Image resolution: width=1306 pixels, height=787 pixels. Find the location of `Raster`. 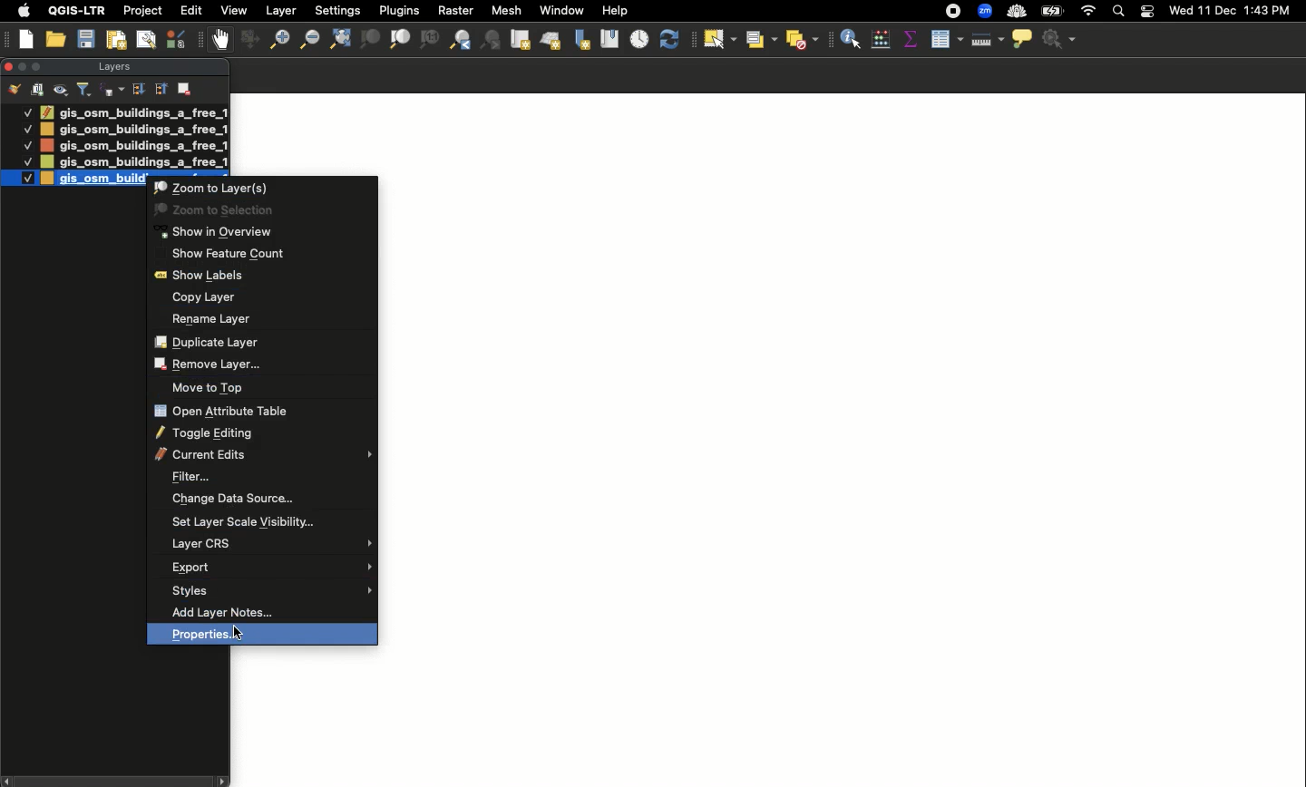

Raster is located at coordinates (453, 11).